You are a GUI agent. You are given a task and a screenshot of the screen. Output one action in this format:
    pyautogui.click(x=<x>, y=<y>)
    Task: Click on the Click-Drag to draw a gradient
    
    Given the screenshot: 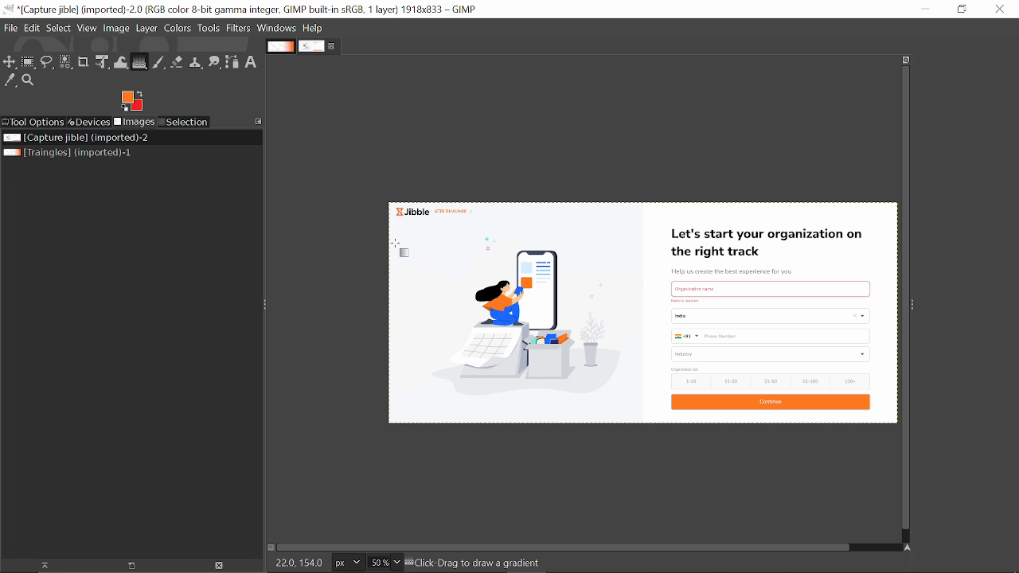 What is the action you would take?
    pyautogui.click(x=485, y=563)
    